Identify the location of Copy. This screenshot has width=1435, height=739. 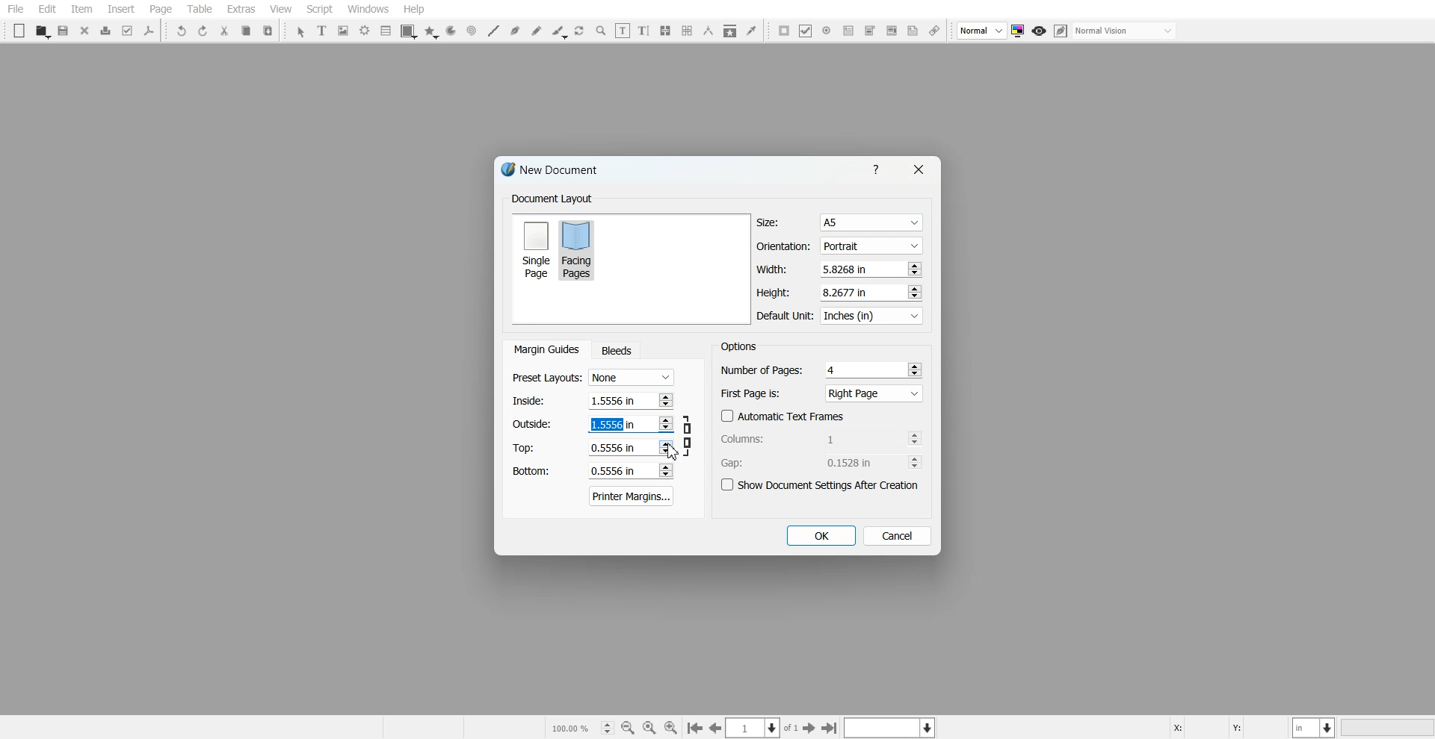
(245, 31).